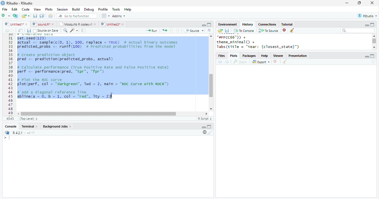 The height and width of the screenshot is (199, 379). Describe the element at coordinates (65, 95) in the screenshot. I see `# Add a diagonal reference line
abline(a = 0, b = 1, col = "red", Try = 2)` at that location.